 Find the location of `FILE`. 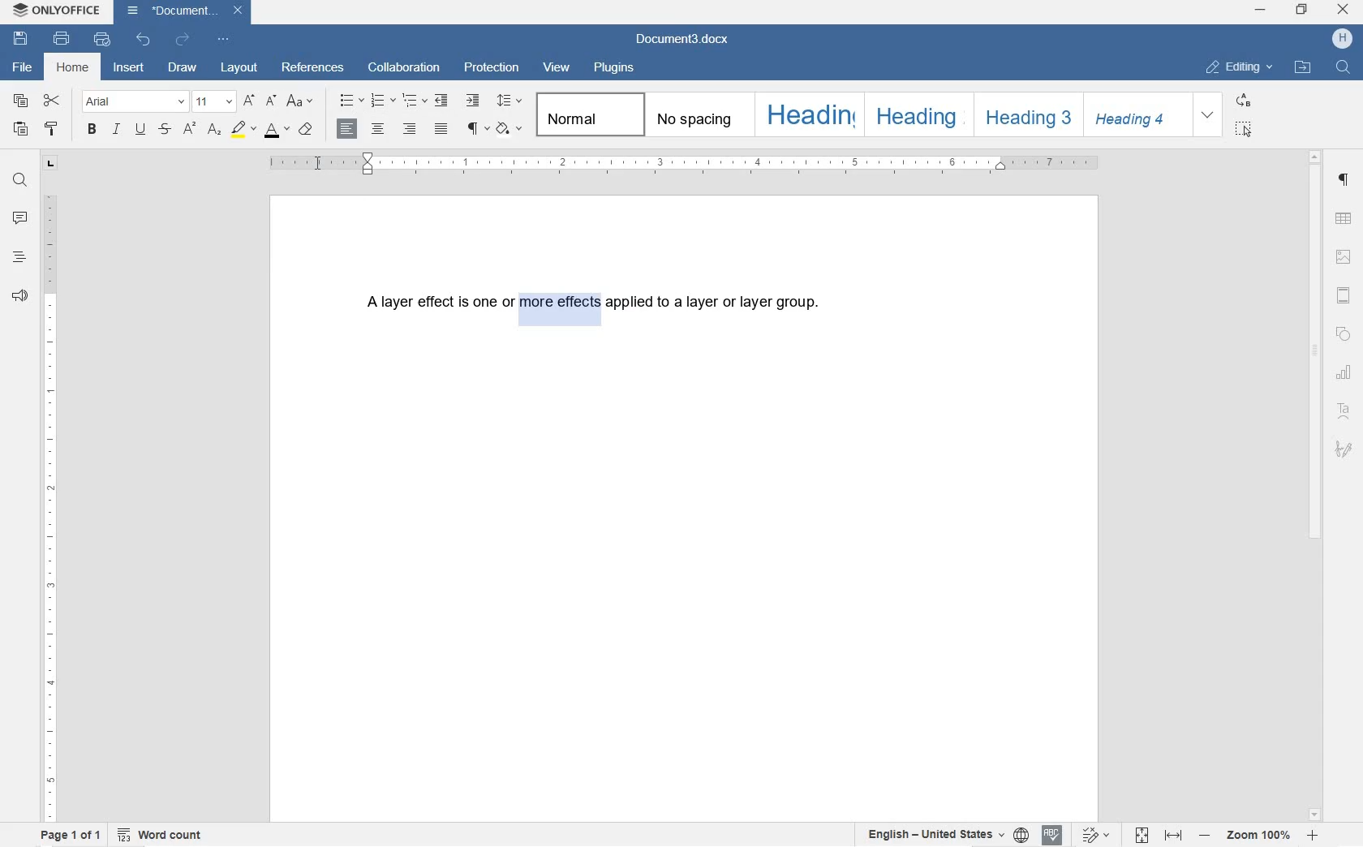

FILE is located at coordinates (24, 67).